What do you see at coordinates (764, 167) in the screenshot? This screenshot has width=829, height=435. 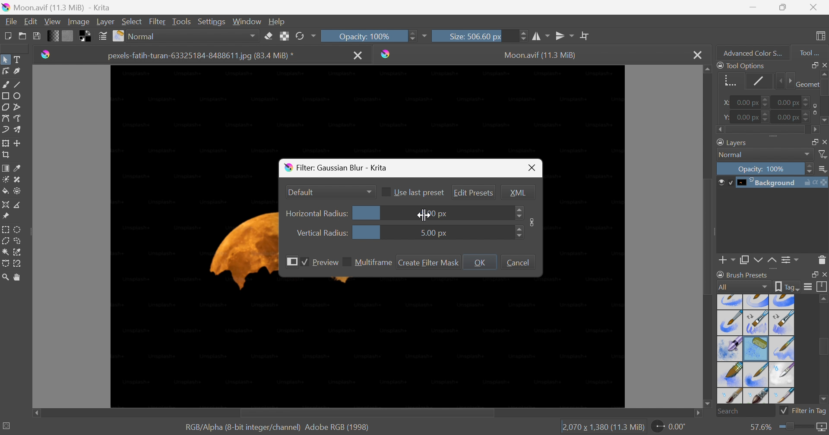 I see `Opacity: 100%` at bounding box center [764, 167].